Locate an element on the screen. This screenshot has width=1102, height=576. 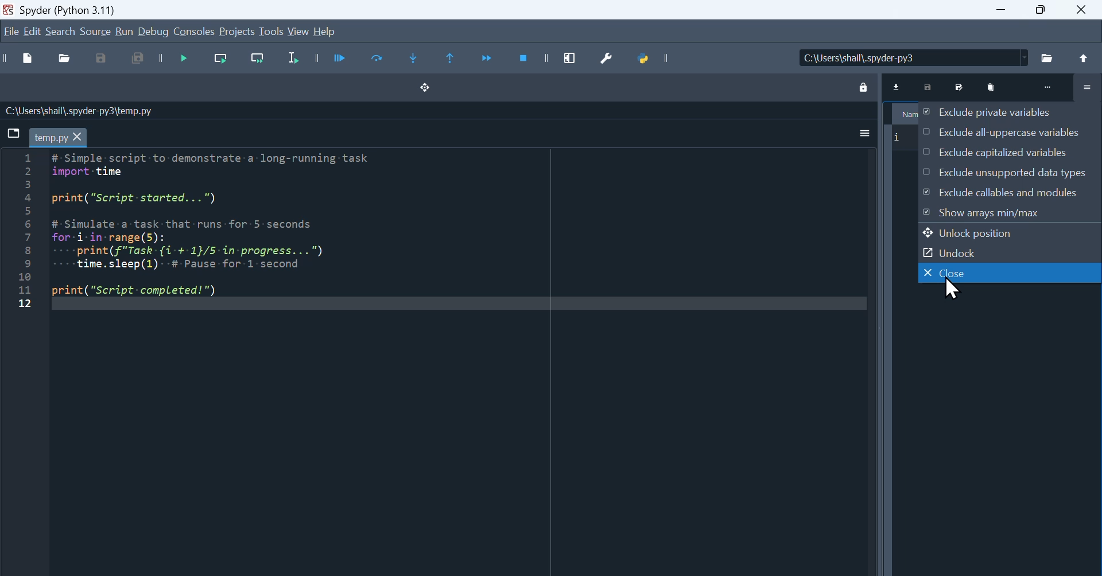
Cursor  is located at coordinates (953, 289).